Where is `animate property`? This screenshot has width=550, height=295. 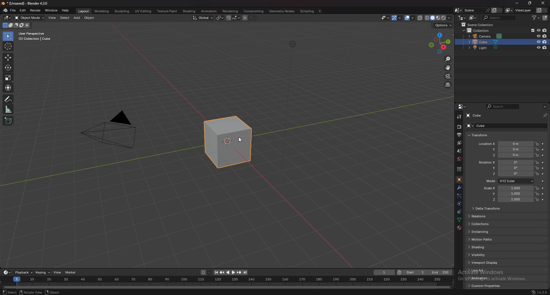 animate property is located at coordinates (543, 144).